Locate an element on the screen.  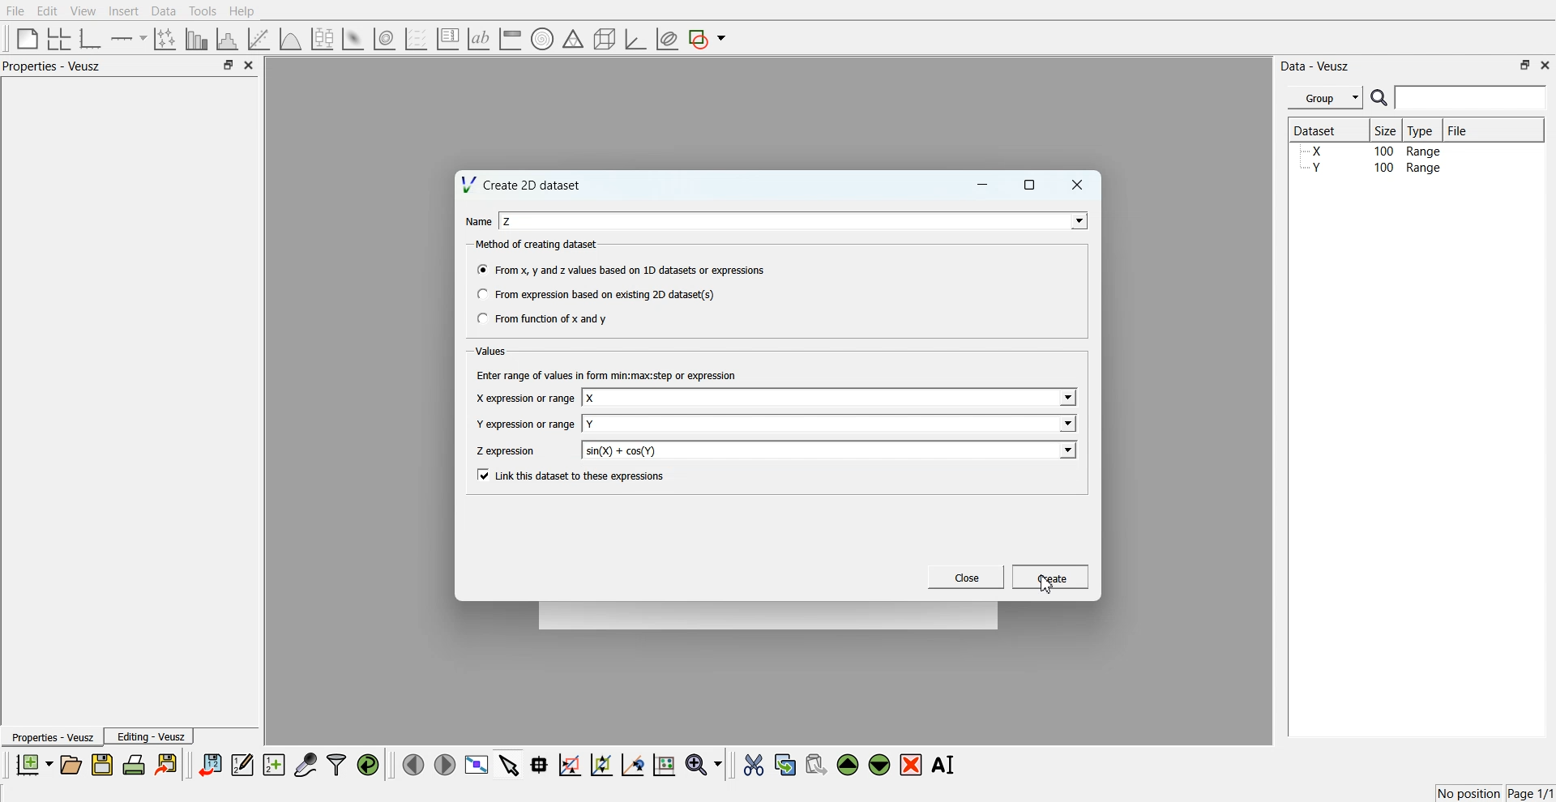
Move to the next page is located at coordinates (445, 763).